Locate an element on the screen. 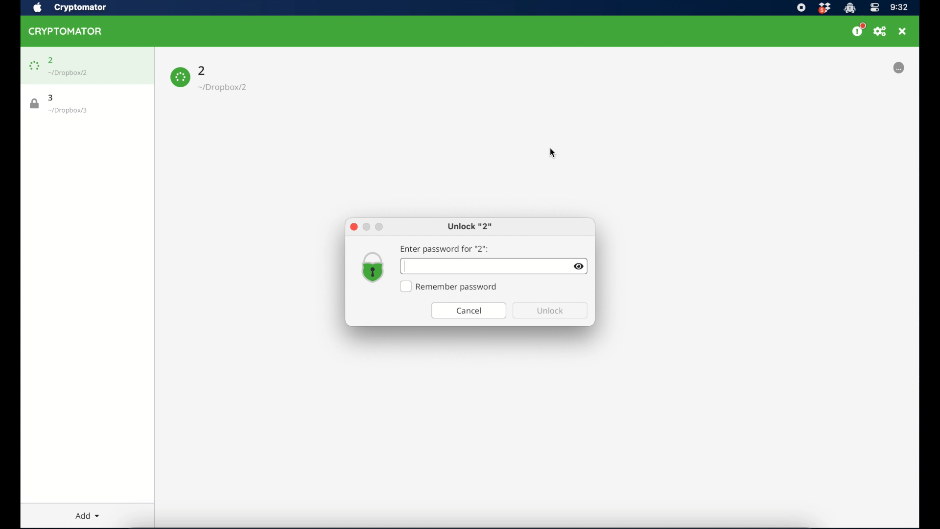  Add dropdown is located at coordinates (88, 513).